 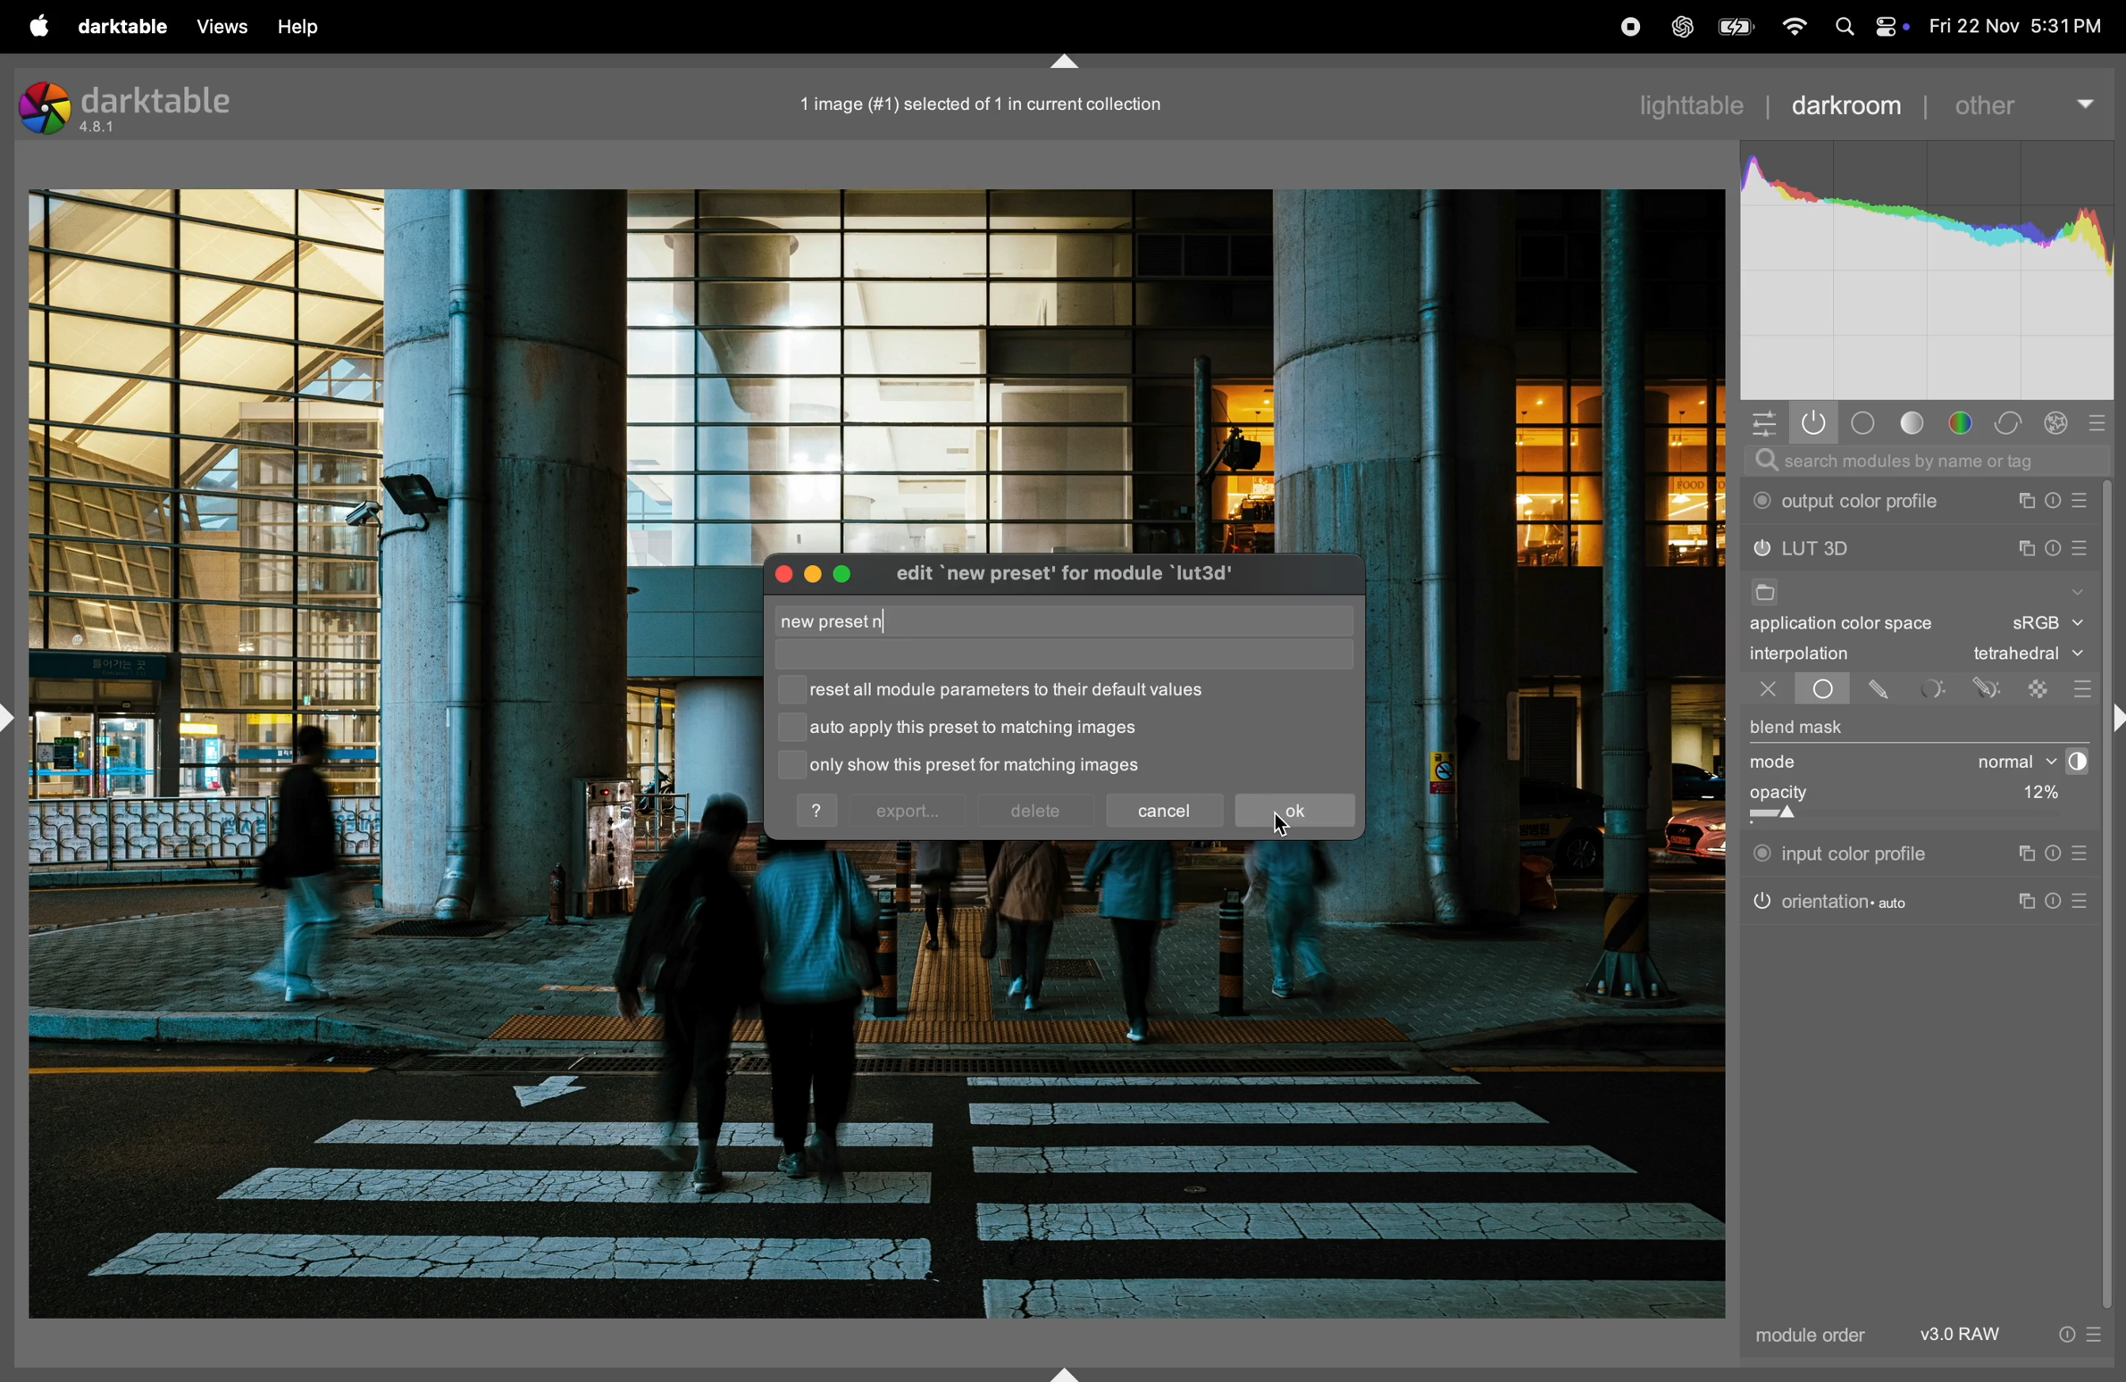 I want to click on name, so click(x=846, y=622).